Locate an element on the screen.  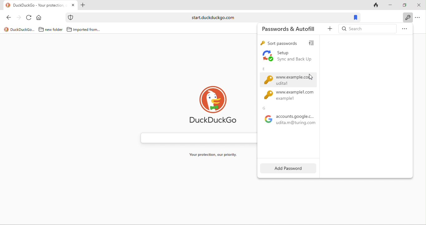
add new tab is located at coordinates (83, 6).